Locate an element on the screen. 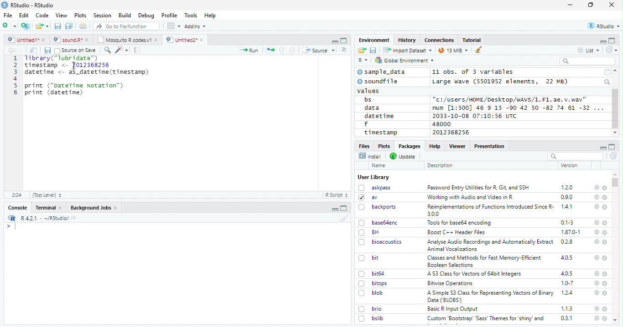 The image size is (623, 327). File is located at coordinates (7, 15).